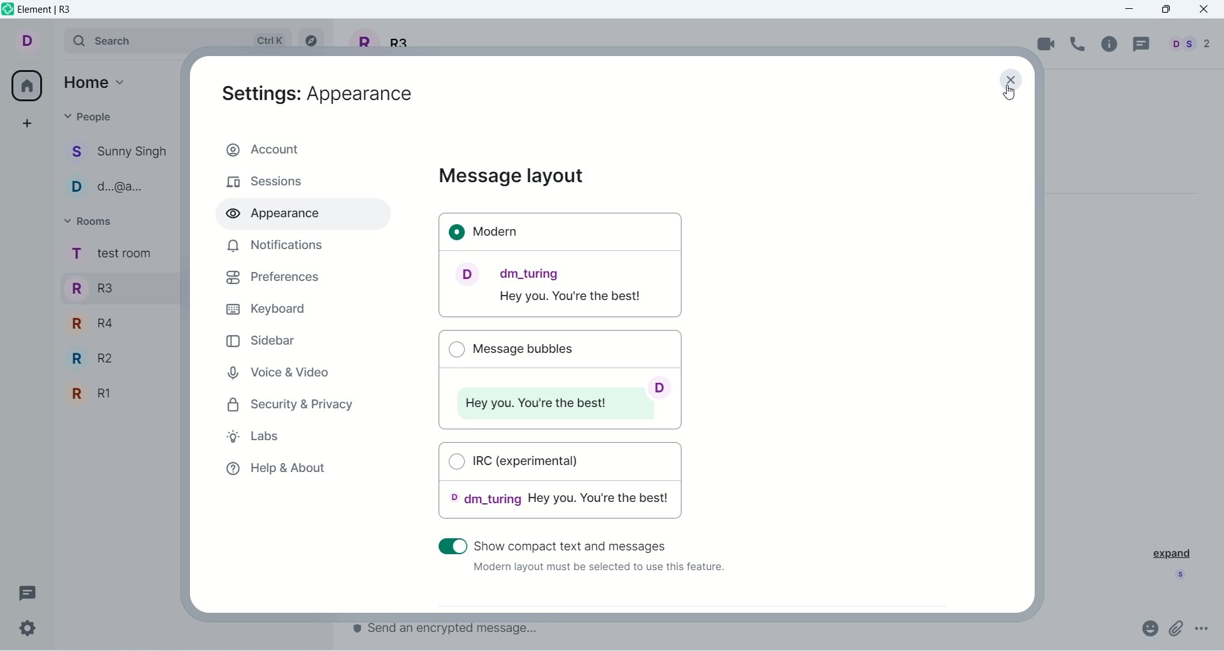  I want to click on threads, so click(1139, 45).